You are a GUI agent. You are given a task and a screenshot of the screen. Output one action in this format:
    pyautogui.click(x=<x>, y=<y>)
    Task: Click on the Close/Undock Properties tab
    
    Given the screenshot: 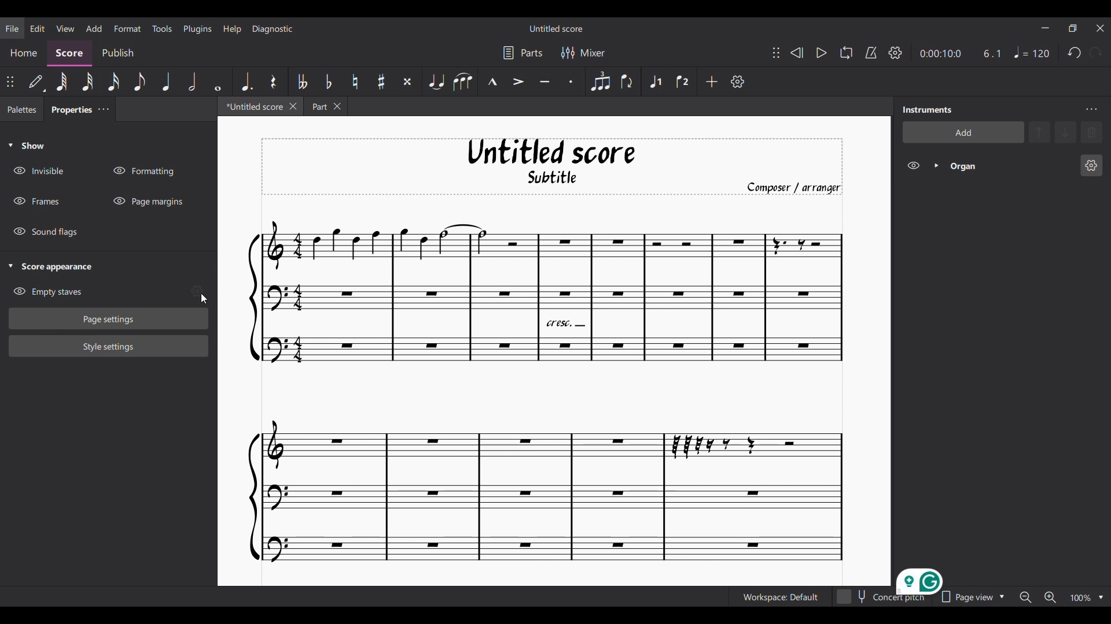 What is the action you would take?
    pyautogui.click(x=103, y=109)
    